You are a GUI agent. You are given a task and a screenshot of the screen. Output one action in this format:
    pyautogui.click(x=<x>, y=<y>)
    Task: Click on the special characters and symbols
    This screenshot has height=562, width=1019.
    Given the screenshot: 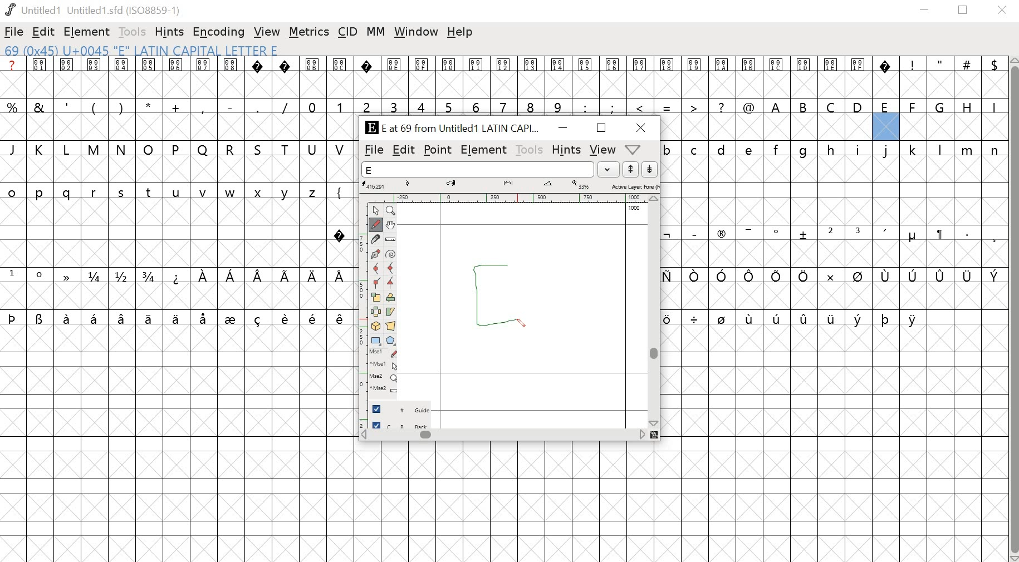 What is the action you would take?
    pyautogui.click(x=503, y=66)
    